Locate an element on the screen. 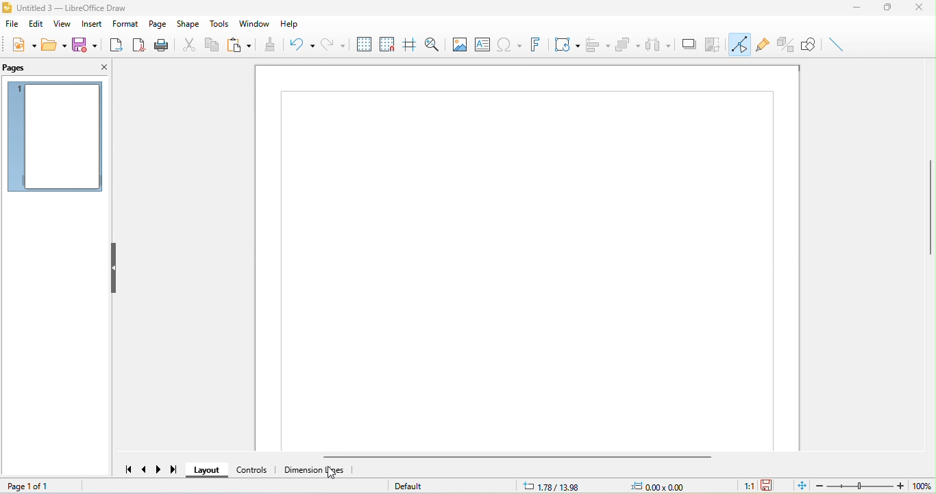  insert line is located at coordinates (839, 44).